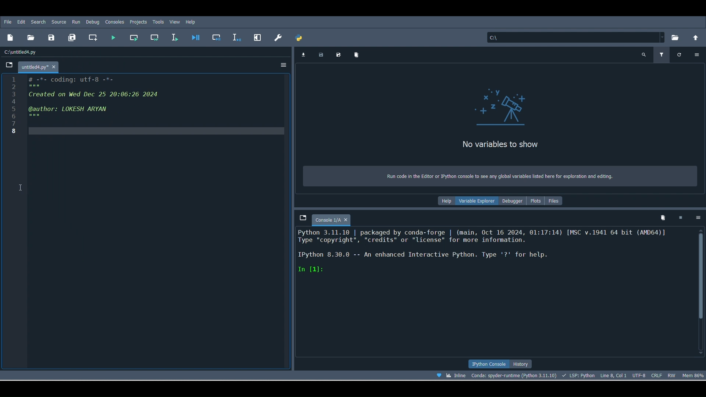 This screenshot has width=706, height=397. Describe the element at coordinates (698, 54) in the screenshot. I see `Options` at that location.